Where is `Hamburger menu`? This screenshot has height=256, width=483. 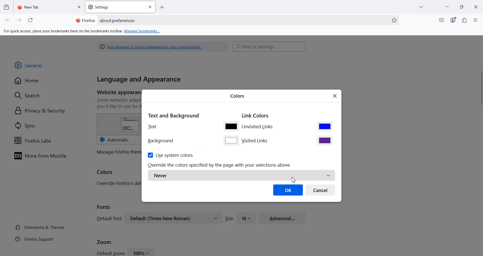 Hamburger menu is located at coordinates (476, 20).